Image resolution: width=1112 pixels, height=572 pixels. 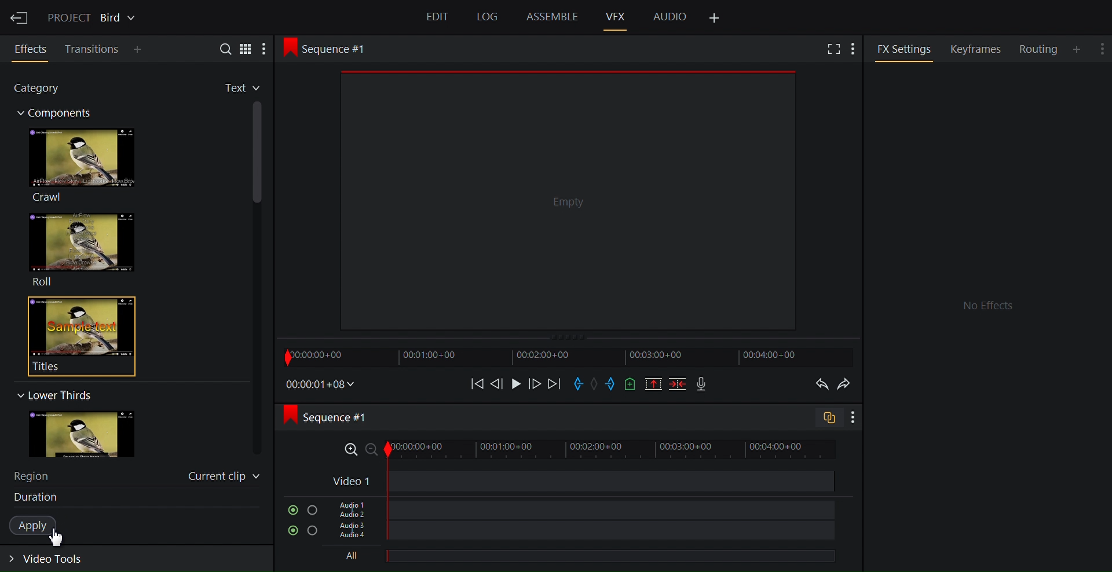 What do you see at coordinates (39, 497) in the screenshot?
I see `` at bounding box center [39, 497].